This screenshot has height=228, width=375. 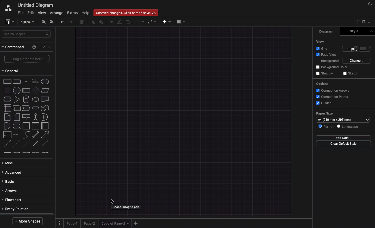 I want to click on Connection arrows, so click(x=334, y=90).